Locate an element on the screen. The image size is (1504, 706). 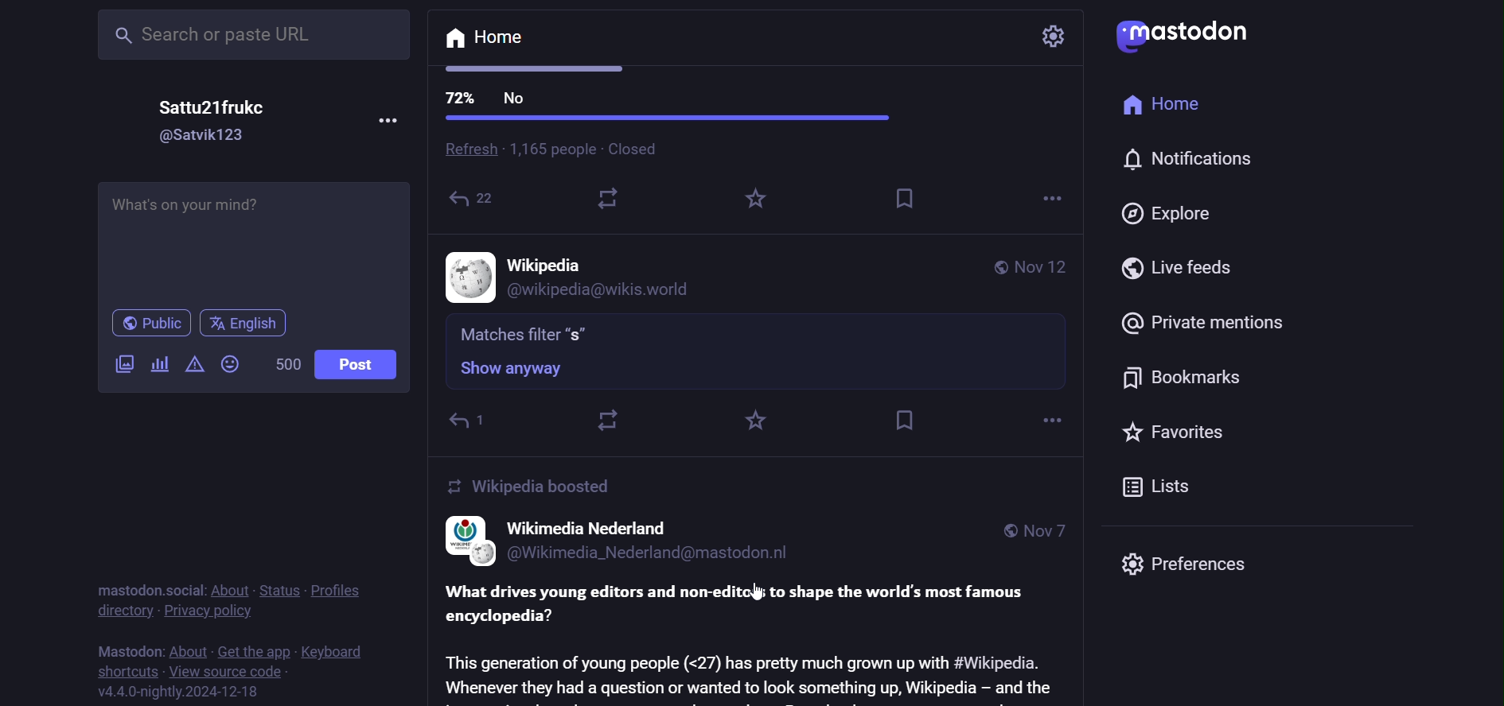
logo is located at coordinates (462, 541).